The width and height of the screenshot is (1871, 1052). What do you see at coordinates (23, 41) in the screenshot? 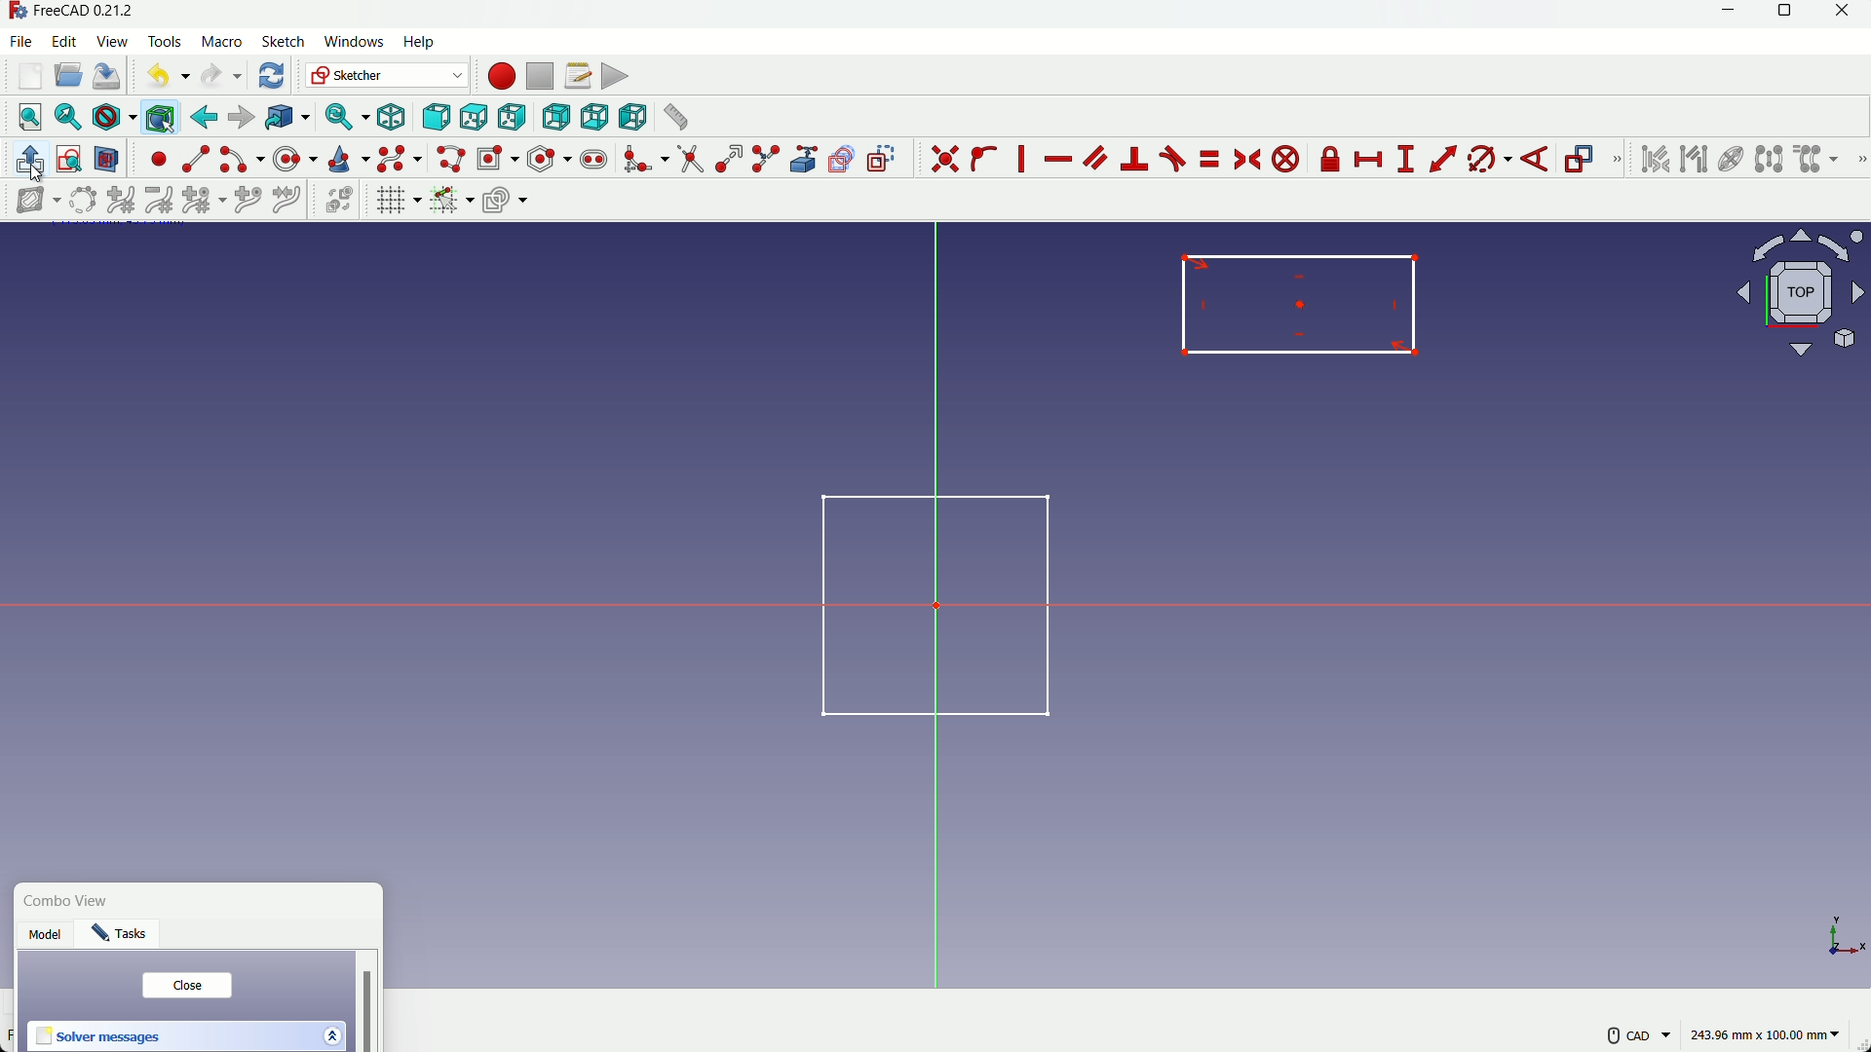
I see `file menu` at bounding box center [23, 41].